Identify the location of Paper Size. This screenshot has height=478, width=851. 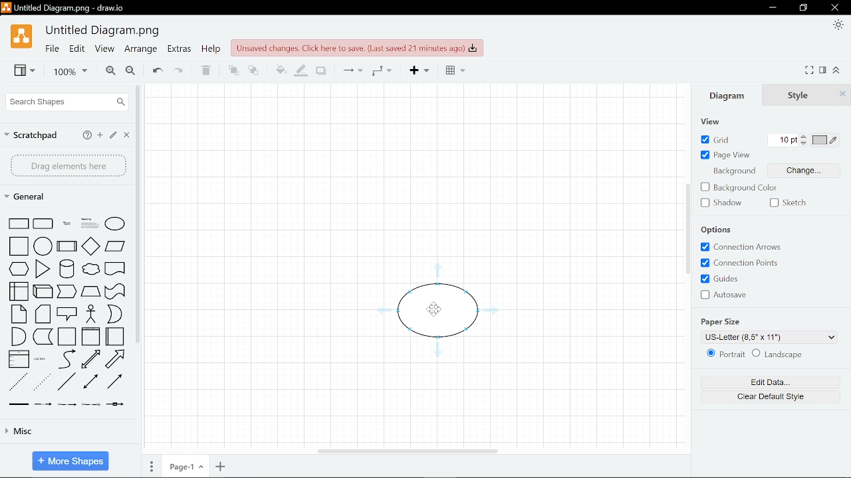
(721, 321).